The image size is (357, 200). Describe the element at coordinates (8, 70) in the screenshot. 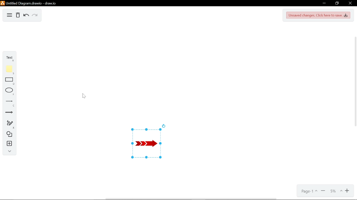

I see `Note` at that location.